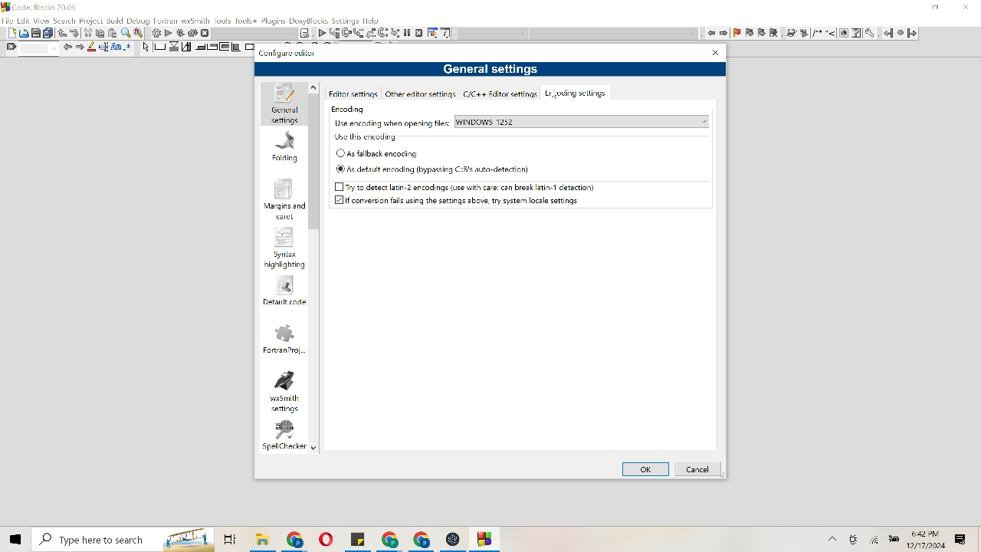 Image resolution: width=981 pixels, height=552 pixels. What do you see at coordinates (325, 539) in the screenshot?
I see `File` at bounding box center [325, 539].